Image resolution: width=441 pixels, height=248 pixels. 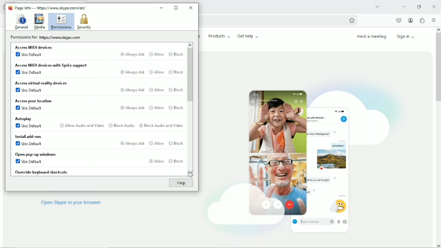 What do you see at coordinates (42, 84) in the screenshot?
I see `Access virtual reality devices` at bounding box center [42, 84].